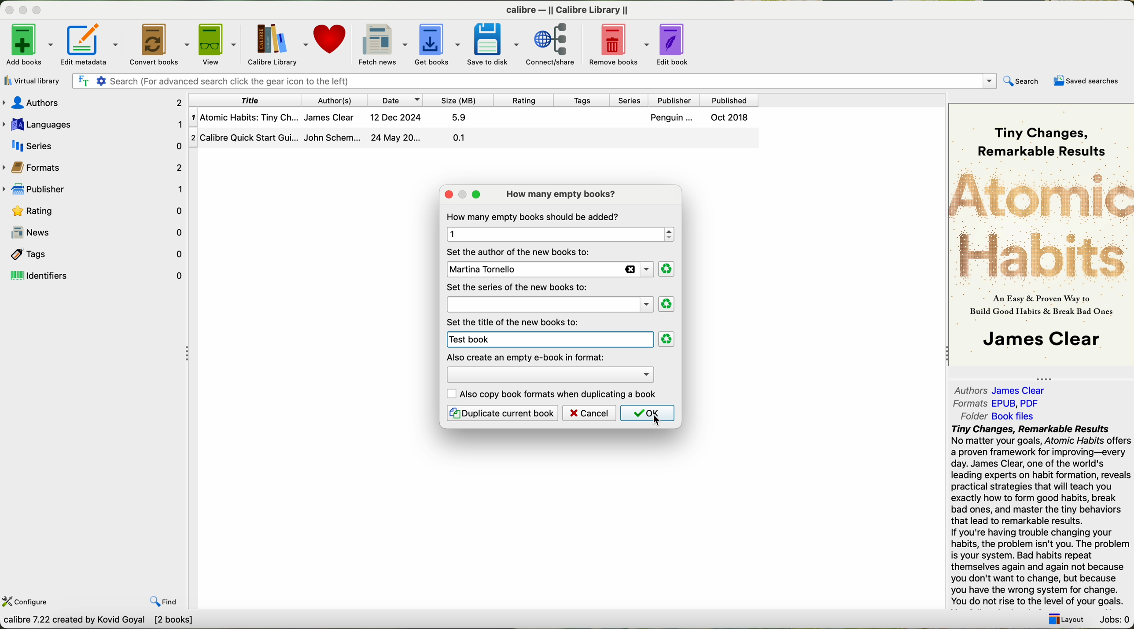 This screenshot has height=629, width=1134. What do you see at coordinates (158, 43) in the screenshot?
I see `convert books` at bounding box center [158, 43].